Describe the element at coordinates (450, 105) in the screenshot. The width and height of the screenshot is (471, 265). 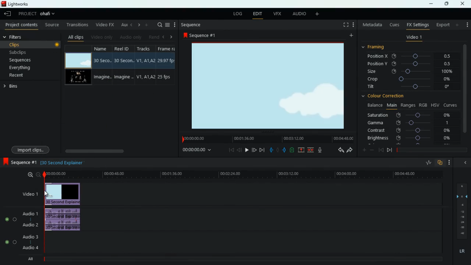
I see `curves` at that location.